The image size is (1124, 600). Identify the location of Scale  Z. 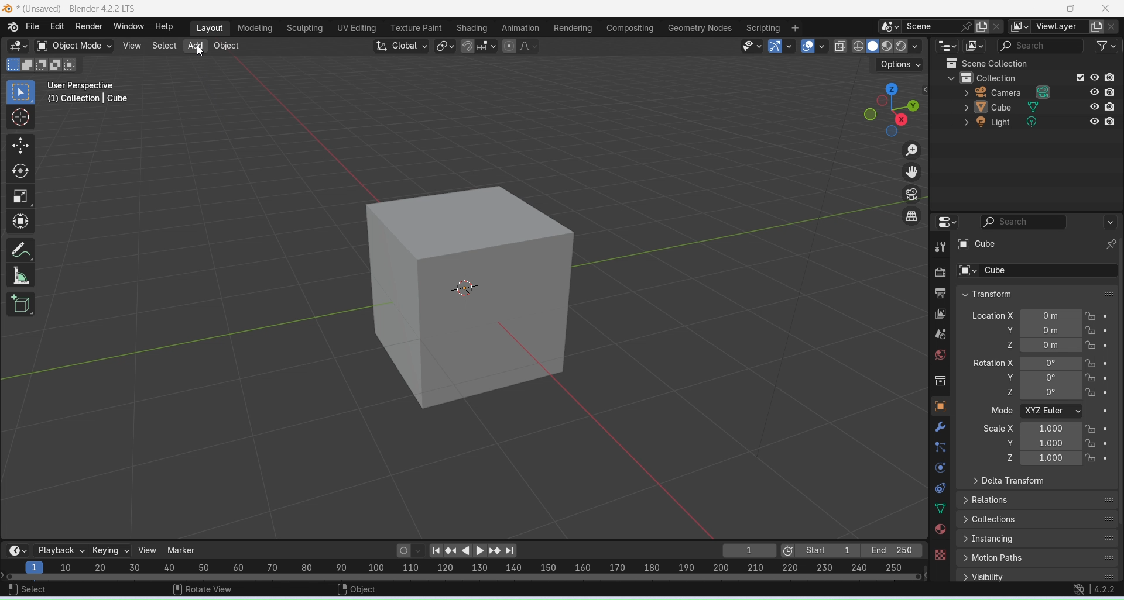
(1010, 457).